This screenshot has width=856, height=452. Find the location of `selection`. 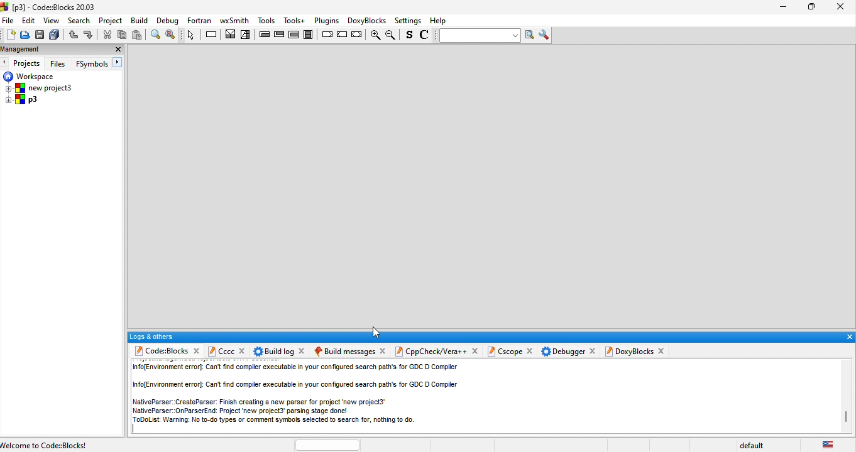

selection is located at coordinates (246, 35).